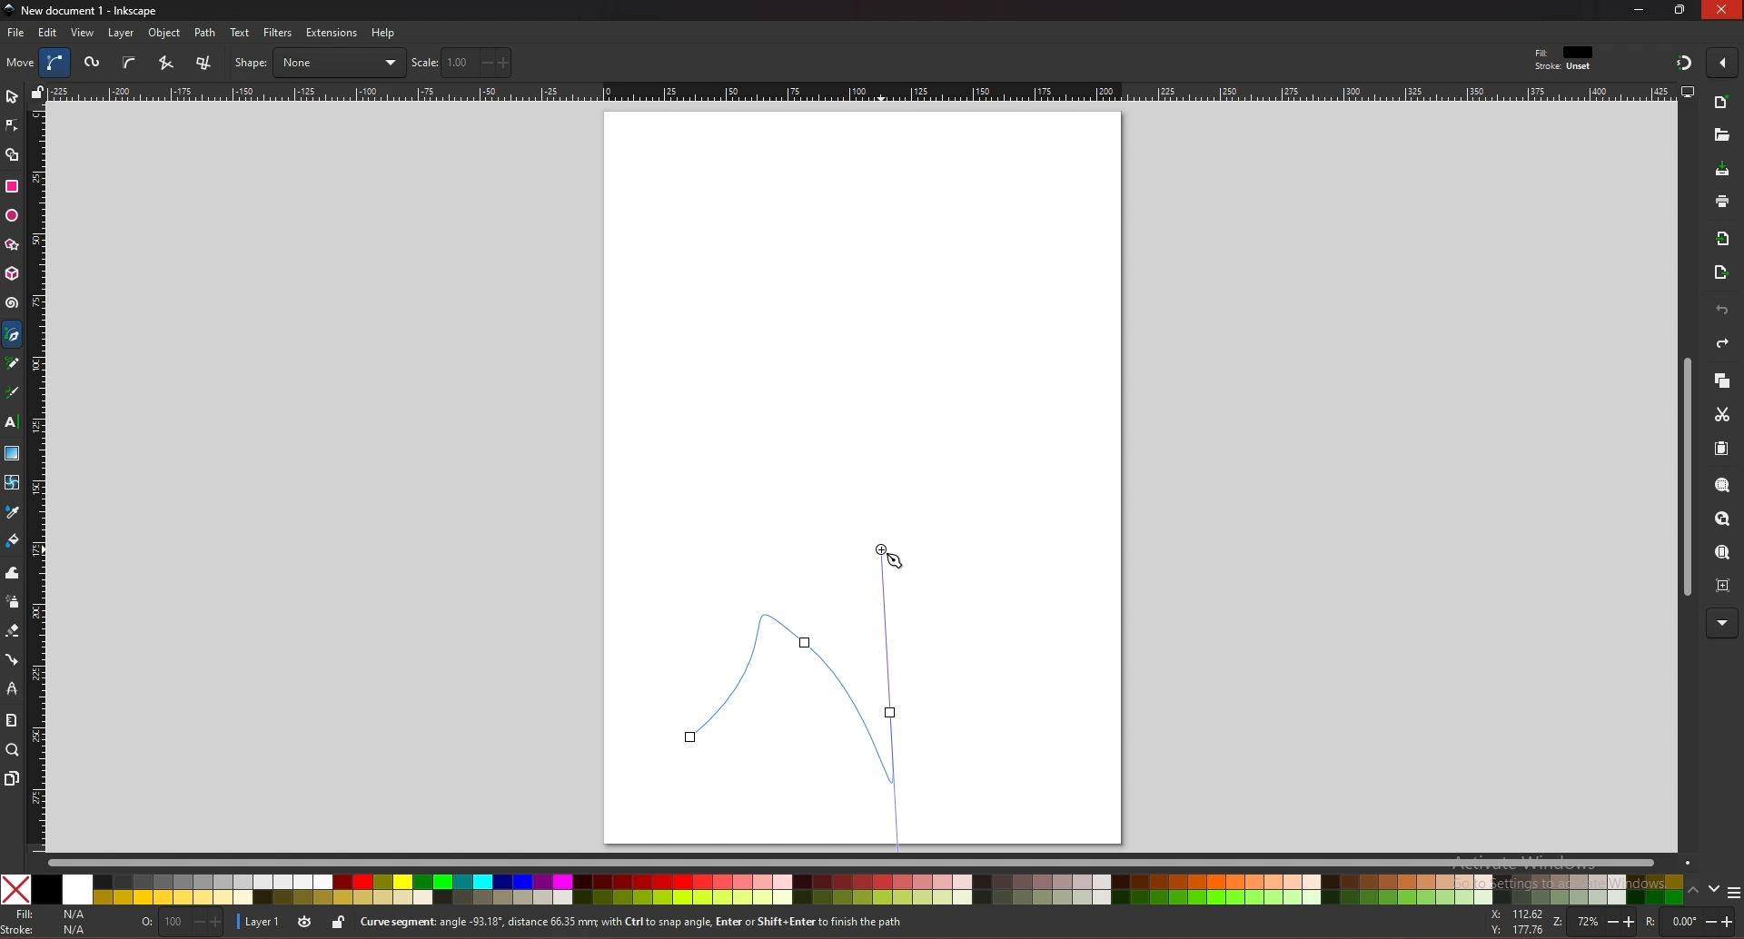 The image size is (1744, 939). Describe the element at coordinates (206, 64) in the screenshot. I see `sequence of paraxial line segments` at that location.